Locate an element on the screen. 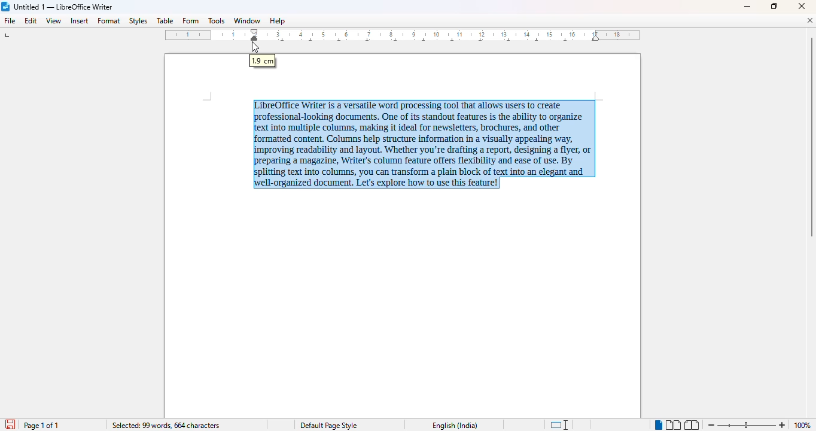 The image size is (816, 431). maximize is located at coordinates (774, 6).